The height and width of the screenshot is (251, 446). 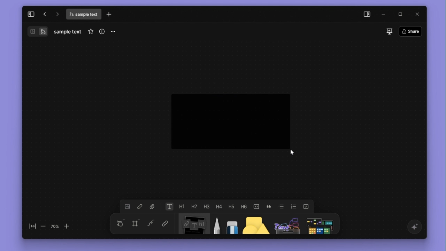 I want to click on Zoom in, so click(x=70, y=226).